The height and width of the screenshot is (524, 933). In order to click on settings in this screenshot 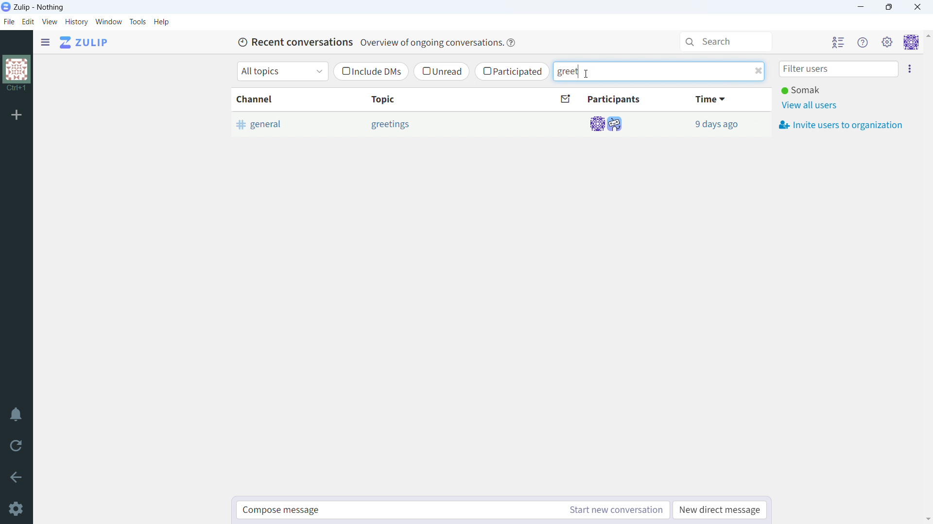, I will do `click(15, 508)`.